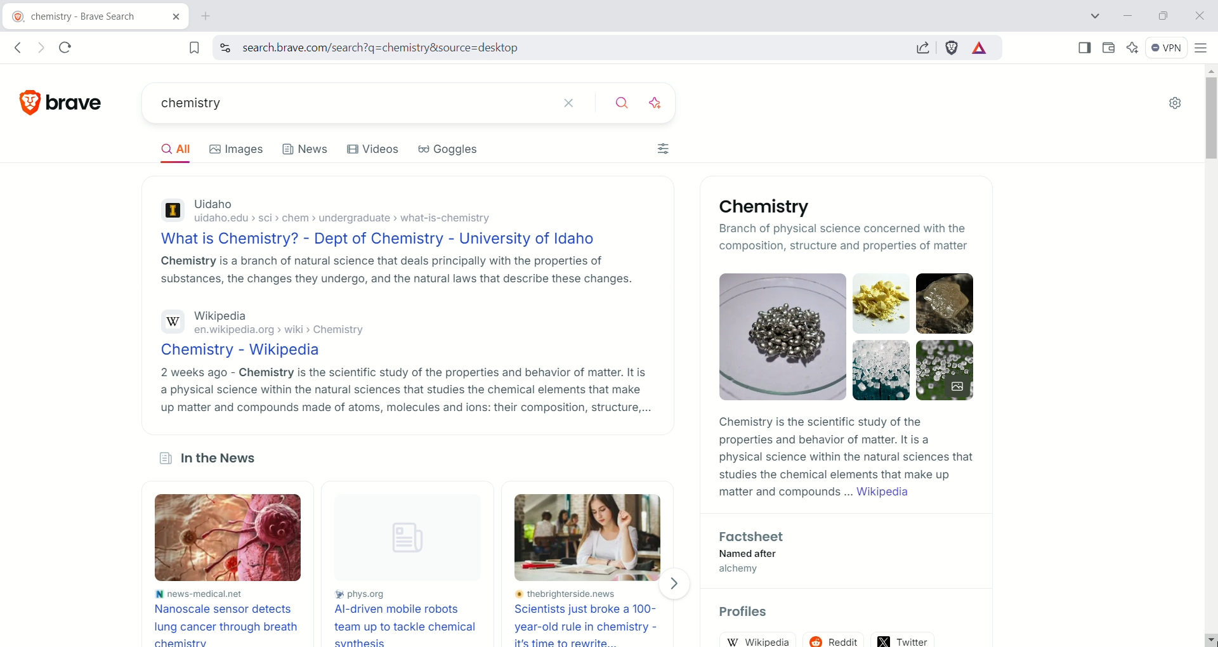  What do you see at coordinates (1132, 48) in the screenshot?
I see `leo AI` at bounding box center [1132, 48].